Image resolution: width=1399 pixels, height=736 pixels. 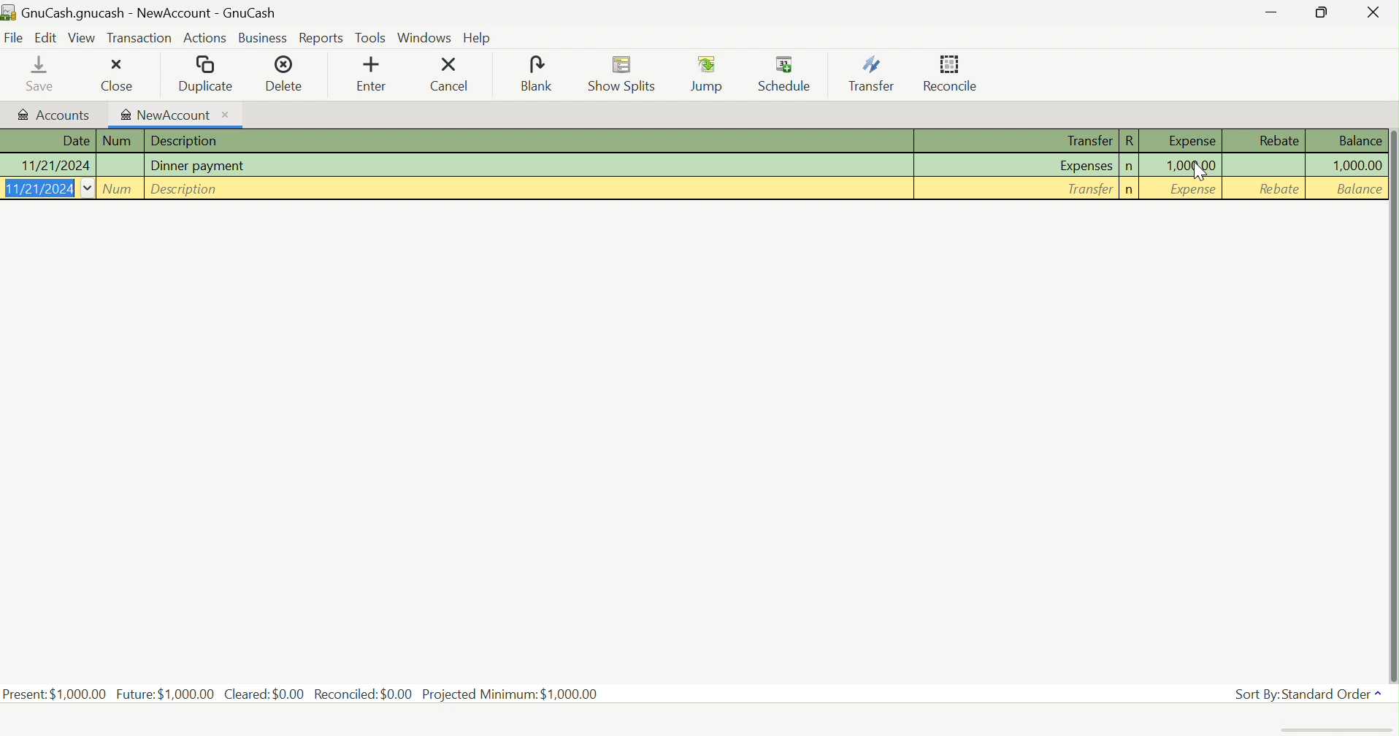 What do you see at coordinates (1130, 142) in the screenshot?
I see `R` at bounding box center [1130, 142].